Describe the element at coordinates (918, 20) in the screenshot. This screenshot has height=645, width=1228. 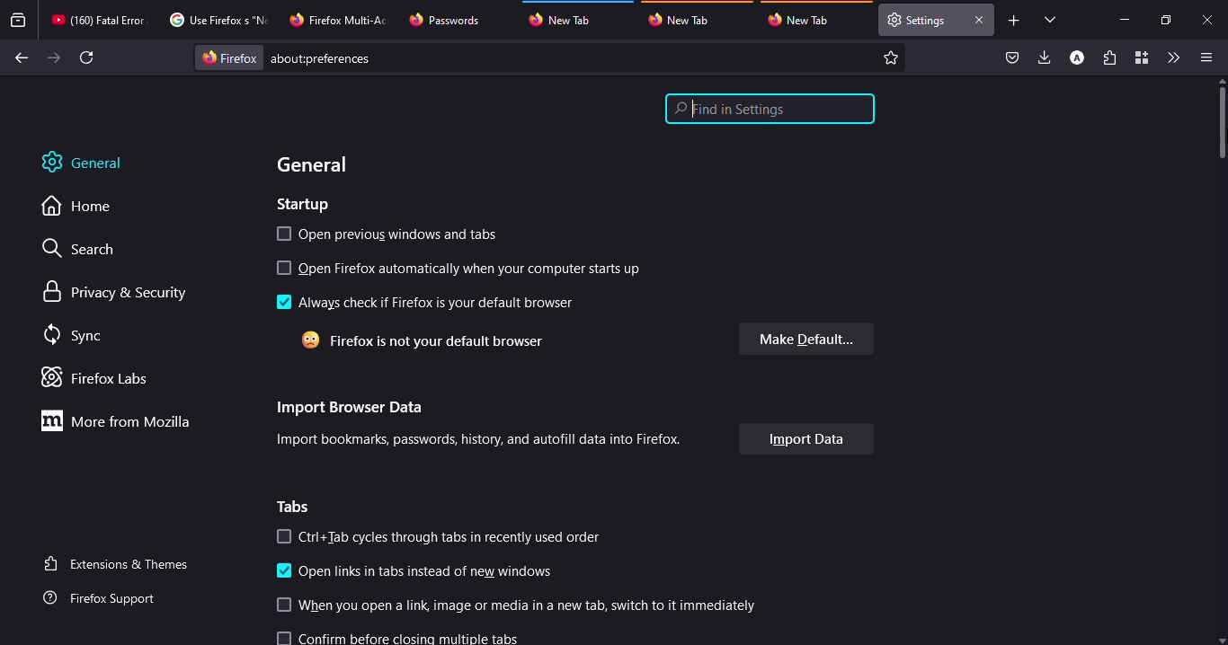
I see `tab` at that location.